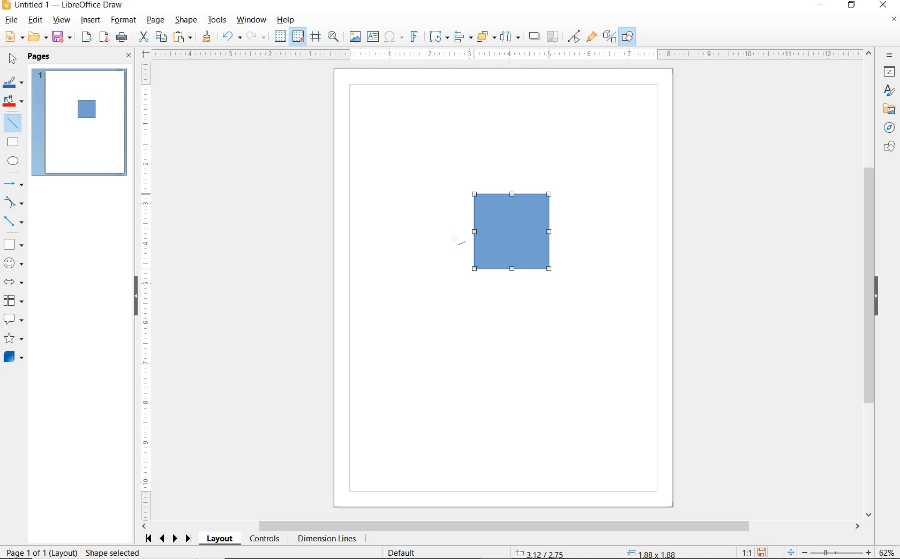 Image resolution: width=900 pixels, height=559 pixels. I want to click on PRINT, so click(122, 39).